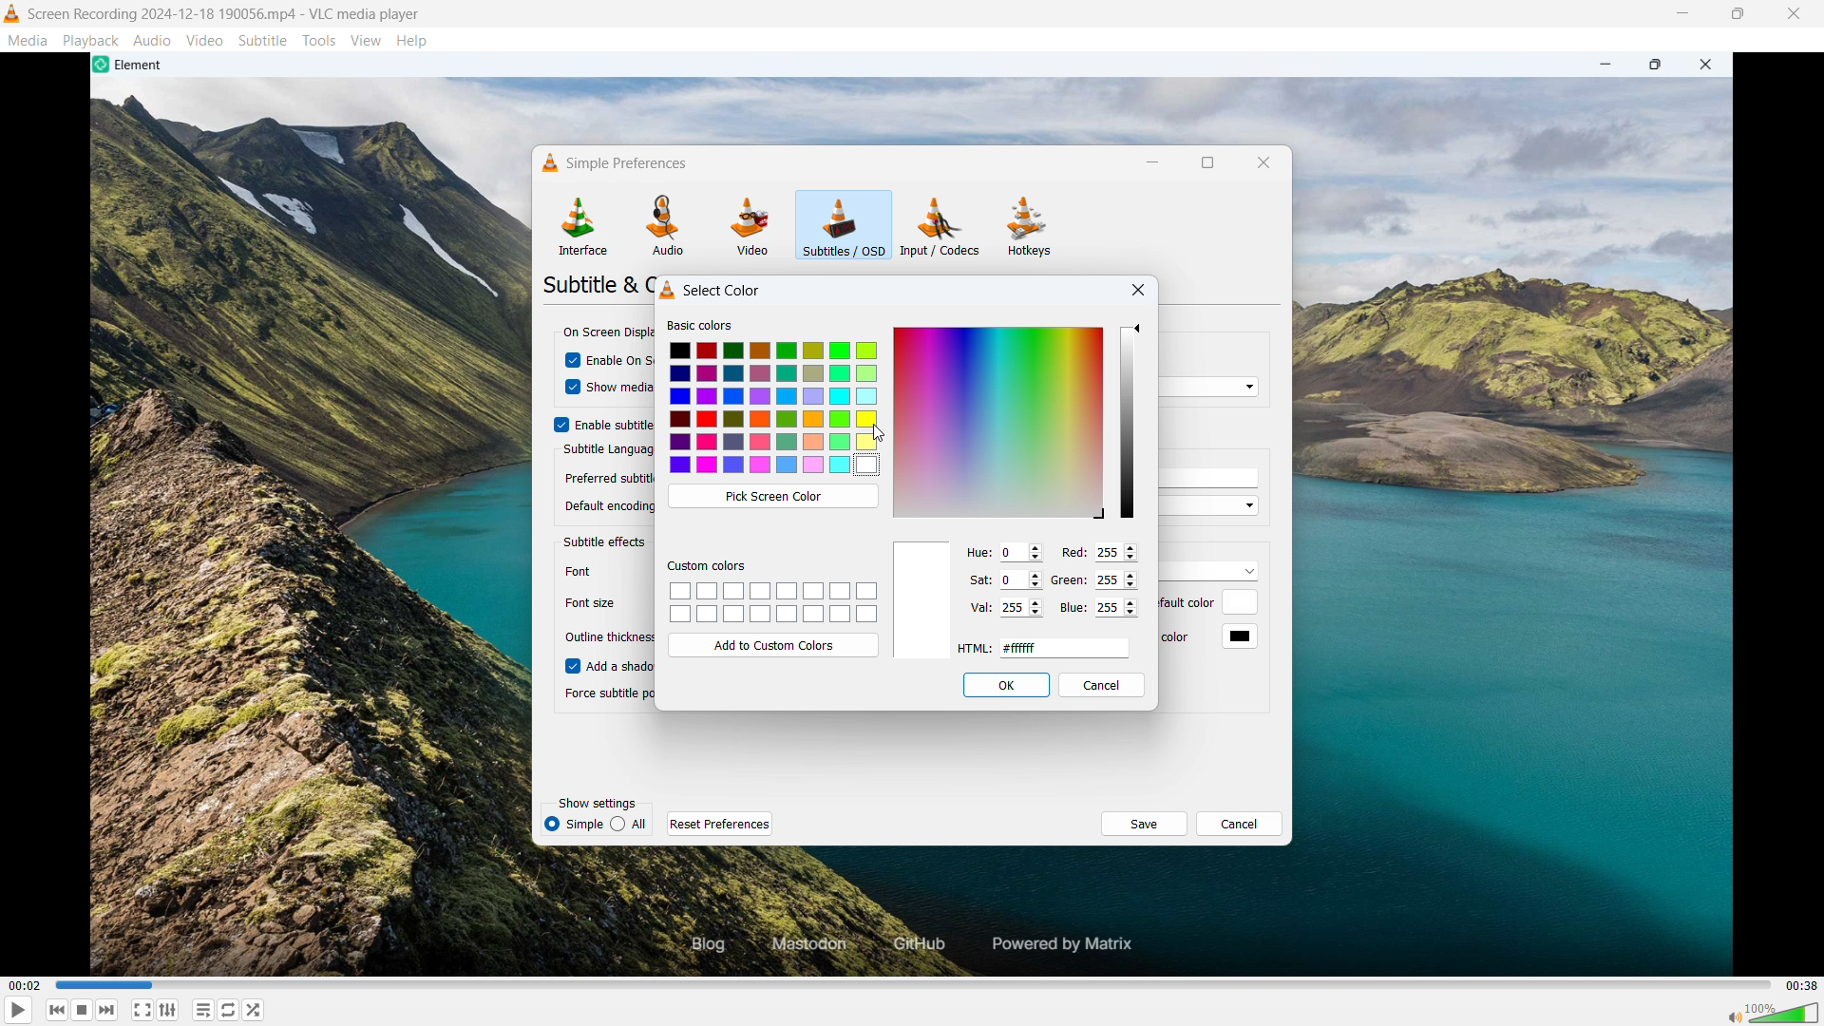 Image resolution: width=1824 pixels, height=1026 pixels. Describe the element at coordinates (1117, 580) in the screenshot. I see `Set green ` at that location.